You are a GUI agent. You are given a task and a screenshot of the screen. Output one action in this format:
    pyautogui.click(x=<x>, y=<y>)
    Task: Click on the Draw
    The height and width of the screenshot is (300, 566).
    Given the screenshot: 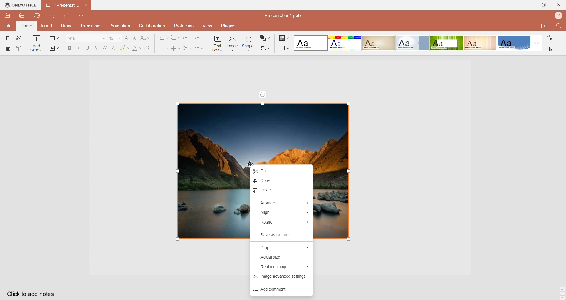 What is the action you would take?
    pyautogui.click(x=66, y=26)
    